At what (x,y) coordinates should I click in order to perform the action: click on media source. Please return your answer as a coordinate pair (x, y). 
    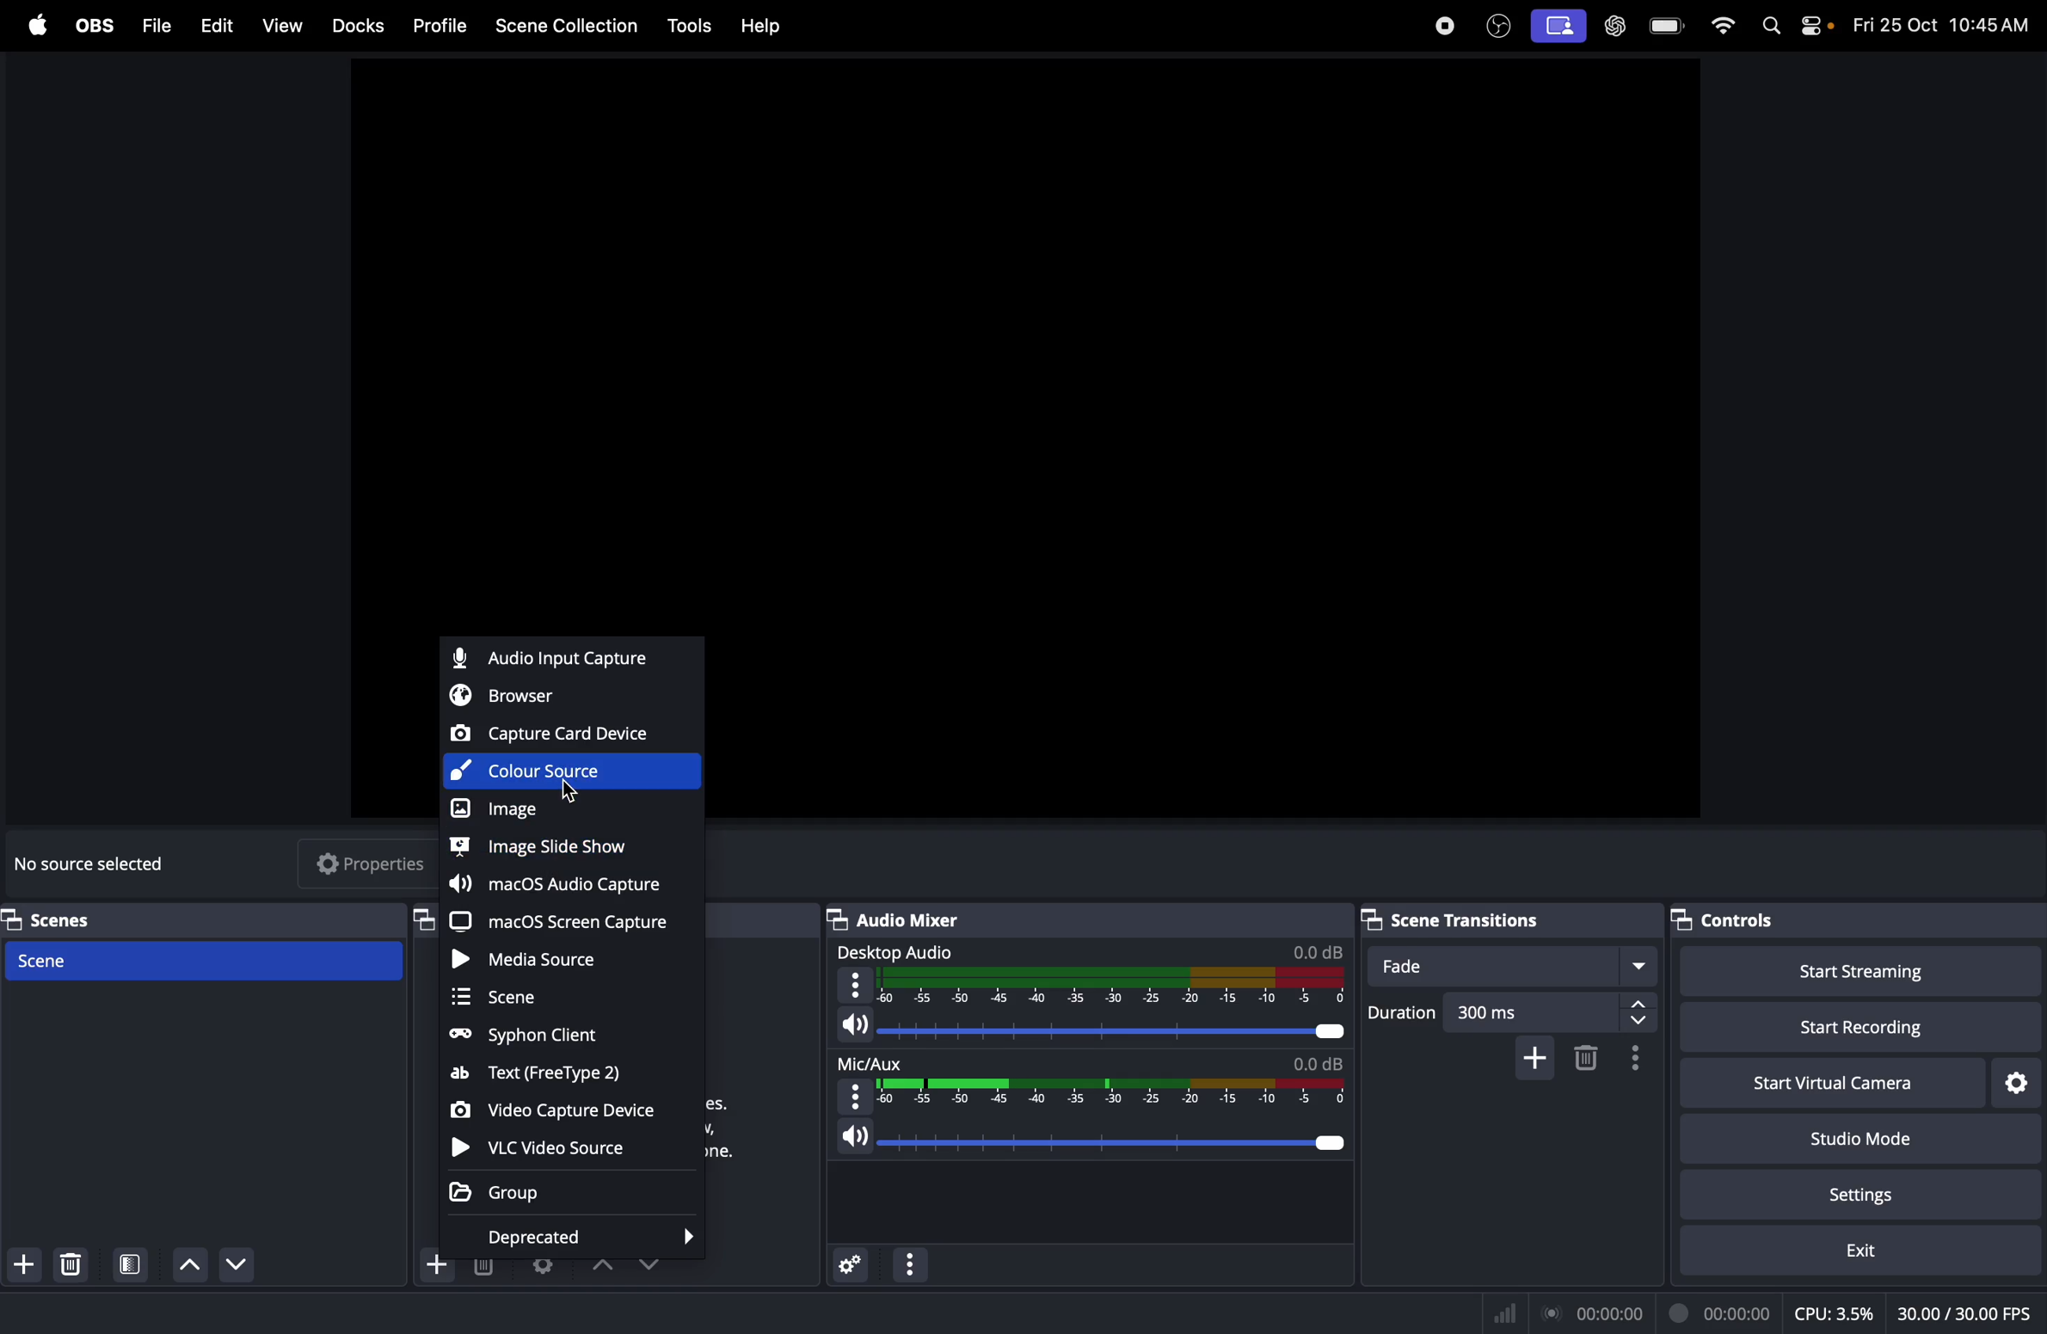
    Looking at the image, I should click on (537, 956).